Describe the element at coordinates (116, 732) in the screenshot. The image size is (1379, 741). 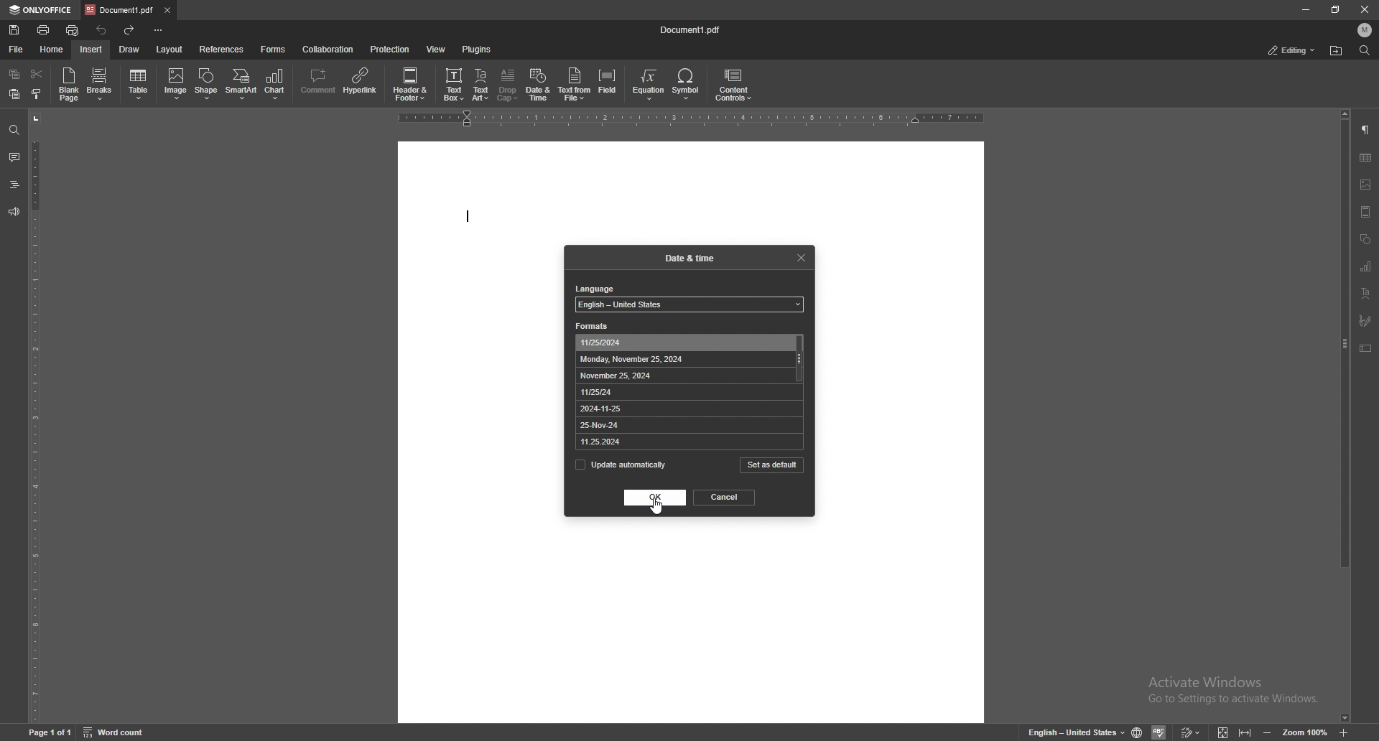
I see `word count` at that location.